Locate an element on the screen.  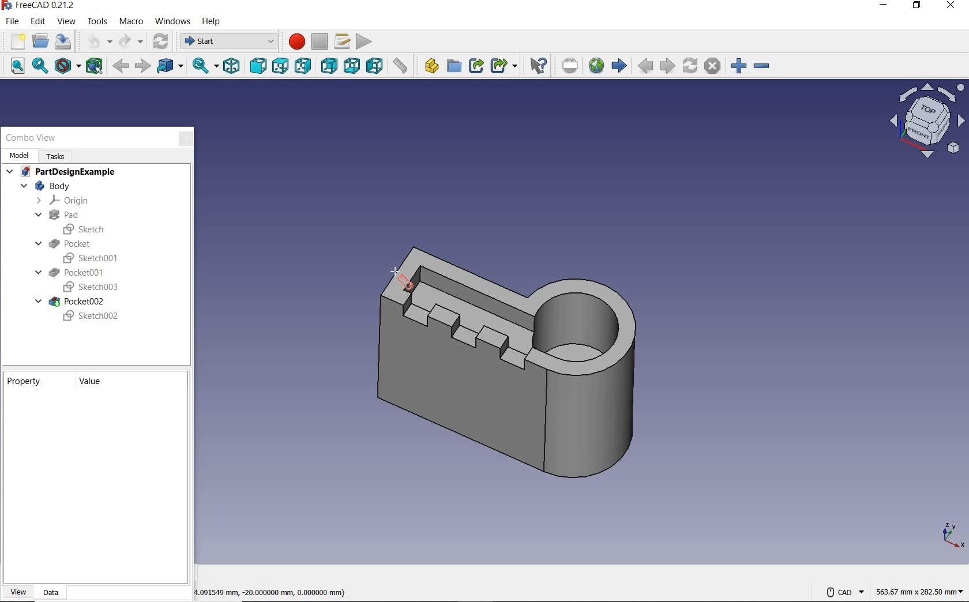
MODEL is located at coordinates (18, 155).